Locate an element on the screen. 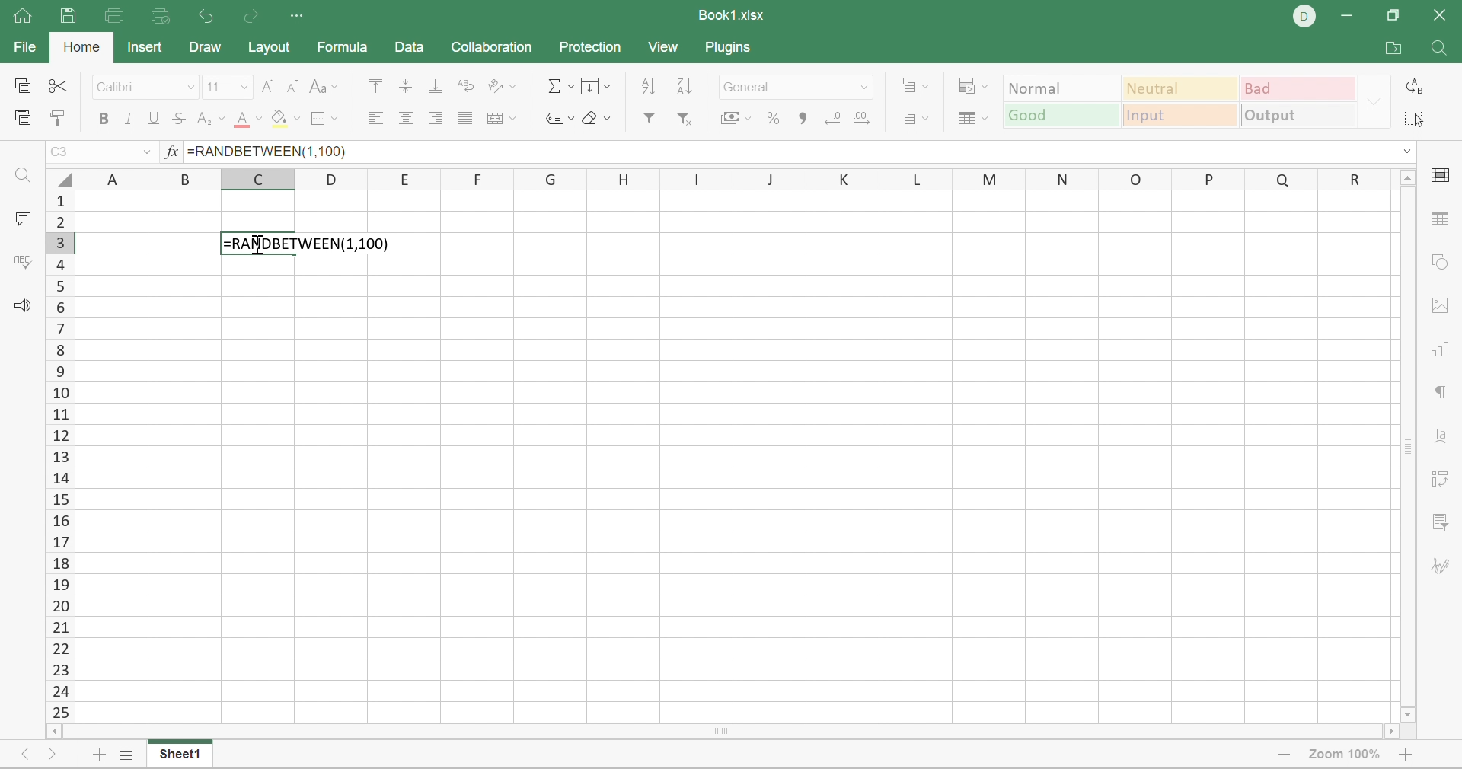 The image size is (1462, 769). images settings is located at coordinates (1436, 307).